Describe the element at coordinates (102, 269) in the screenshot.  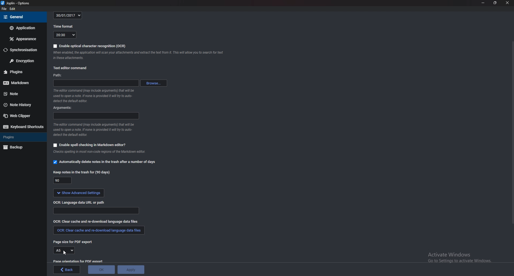
I see `ok` at that location.